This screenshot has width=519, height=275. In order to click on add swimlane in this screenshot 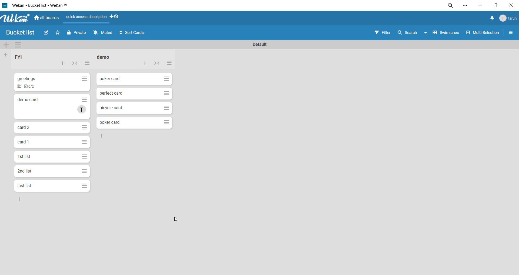, I will do `click(7, 46)`.